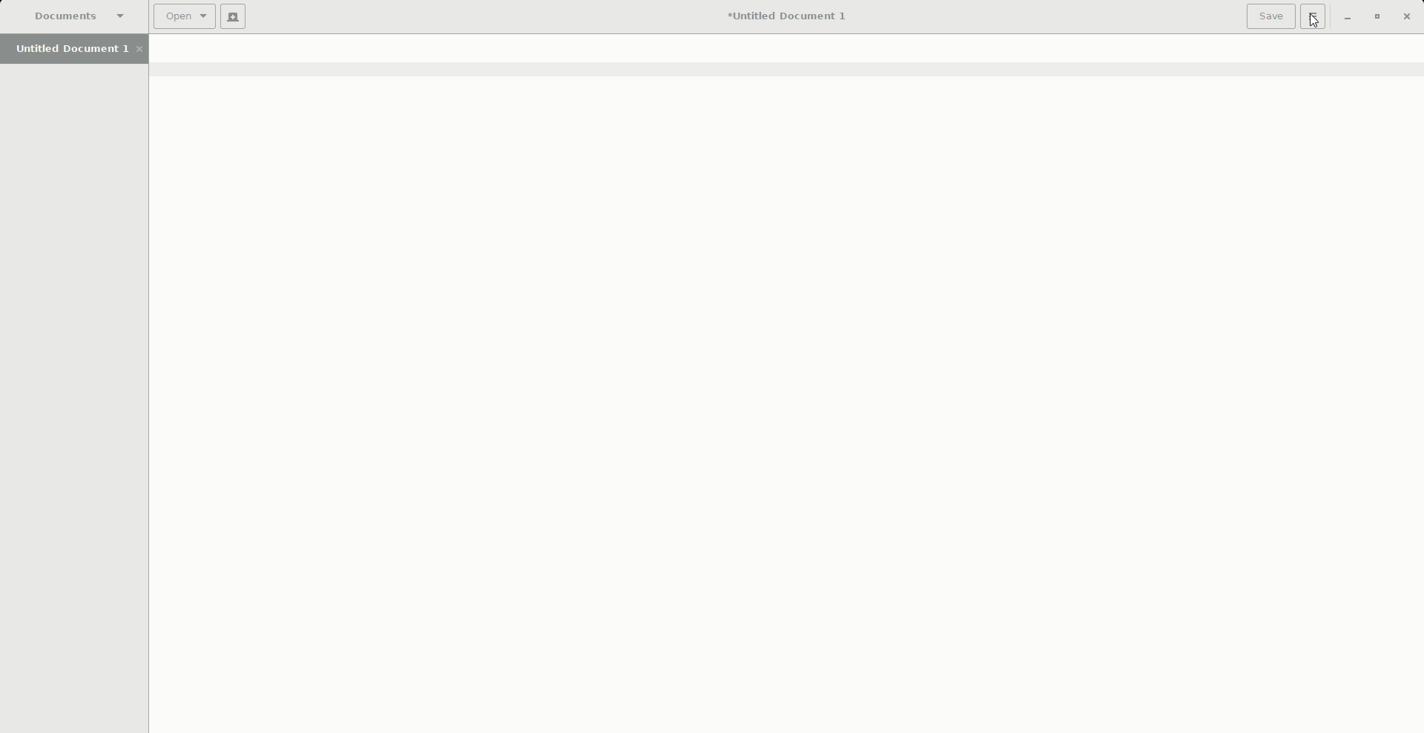  Describe the element at coordinates (786, 17) in the screenshot. I see `Untitled document` at that location.